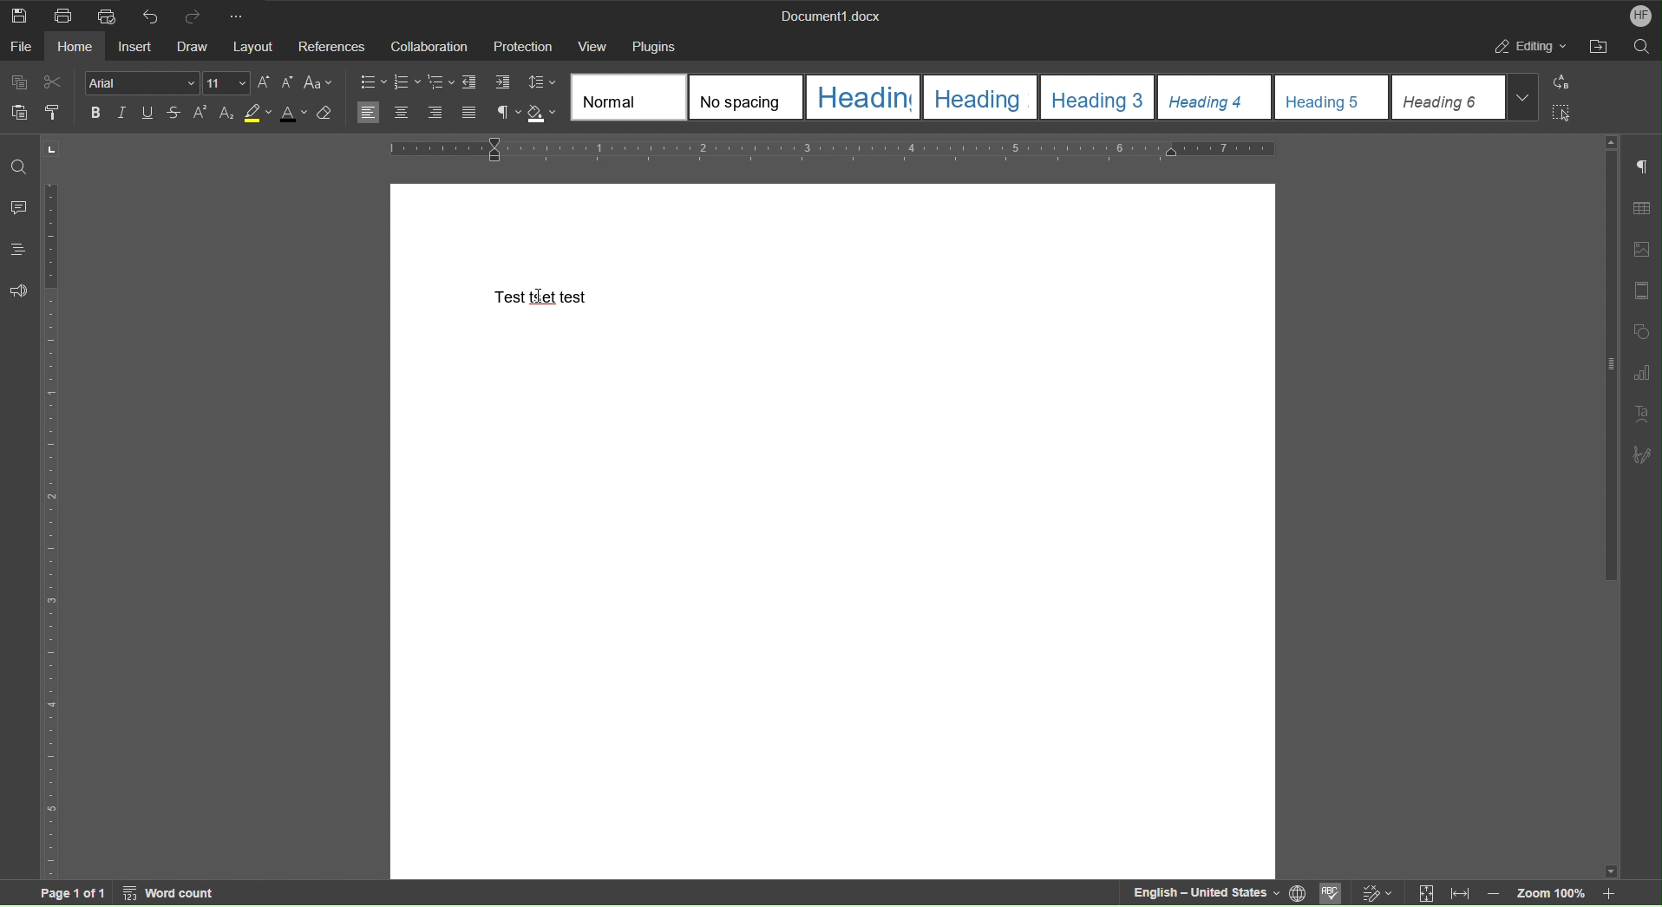  What do you see at coordinates (23, 46) in the screenshot?
I see `File` at bounding box center [23, 46].